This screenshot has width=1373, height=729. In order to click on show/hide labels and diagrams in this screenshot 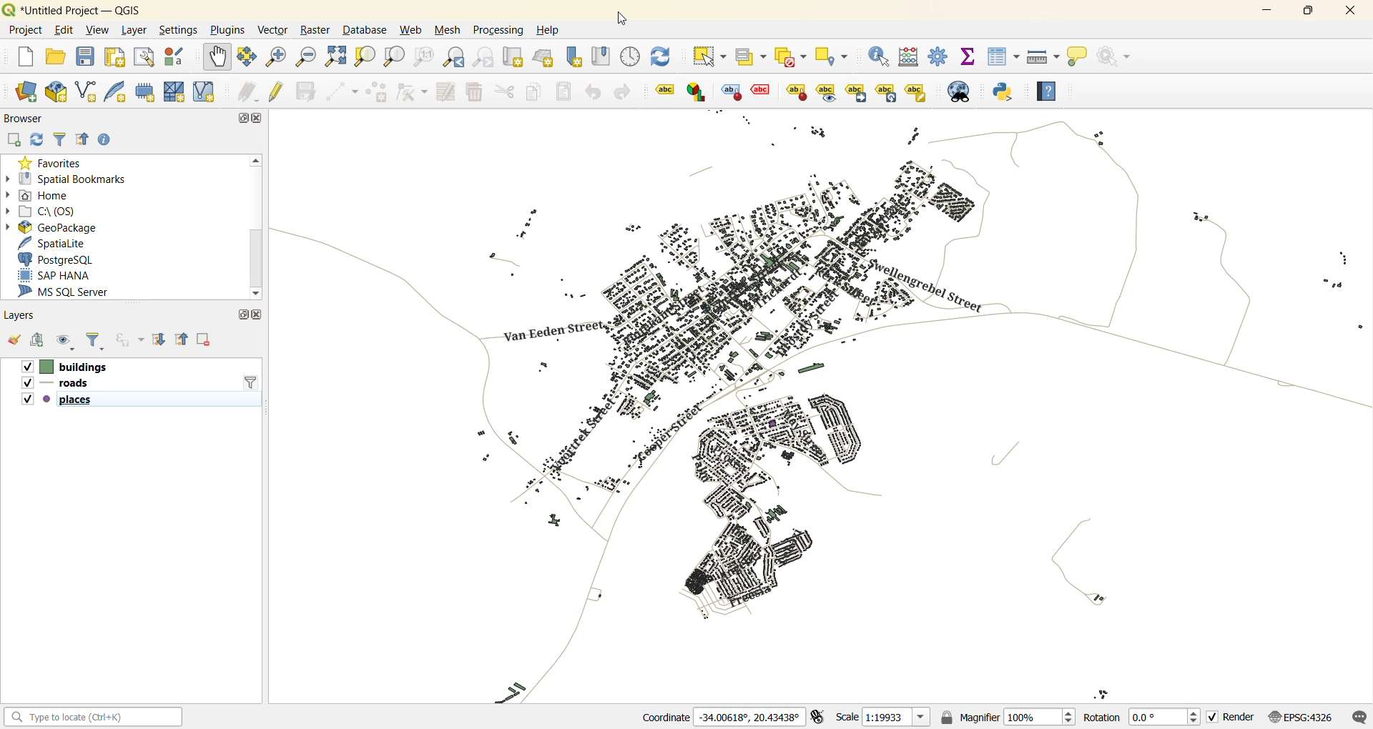, I will do `click(827, 91)`.